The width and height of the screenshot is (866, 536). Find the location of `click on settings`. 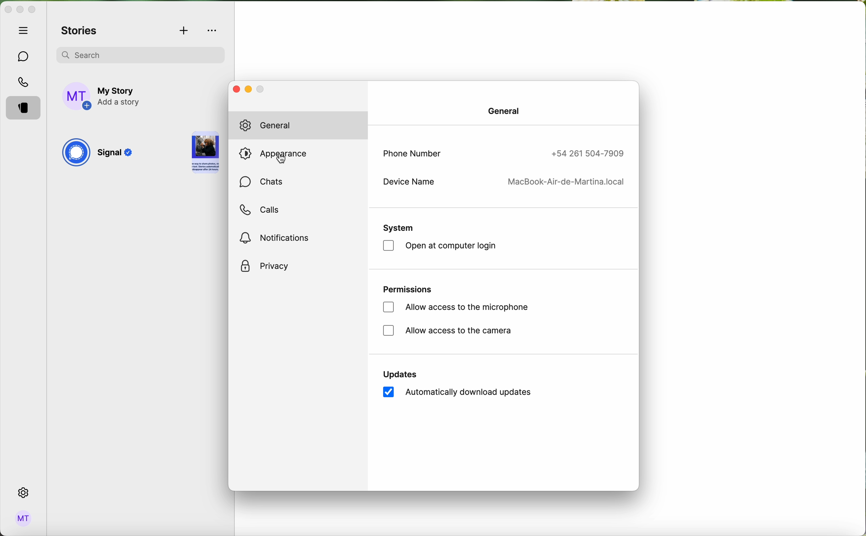

click on settings is located at coordinates (24, 493).